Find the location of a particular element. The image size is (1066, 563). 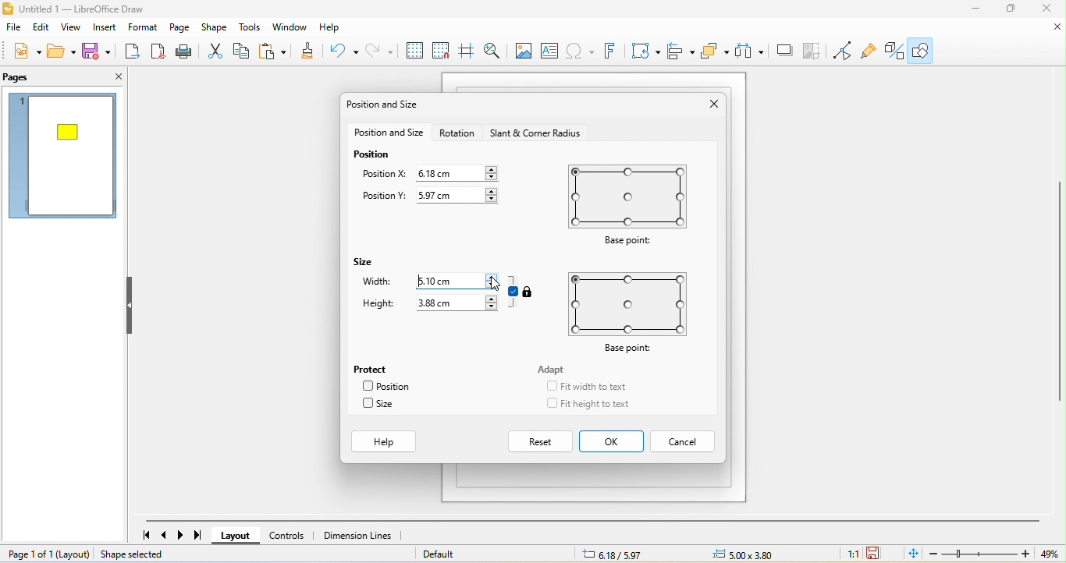

ok is located at coordinates (613, 441).